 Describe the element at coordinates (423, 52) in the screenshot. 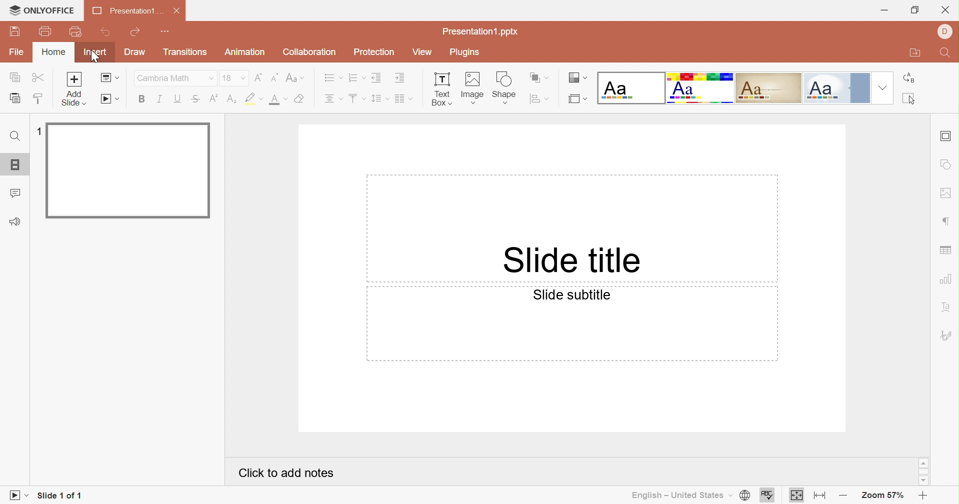

I see `View` at that location.